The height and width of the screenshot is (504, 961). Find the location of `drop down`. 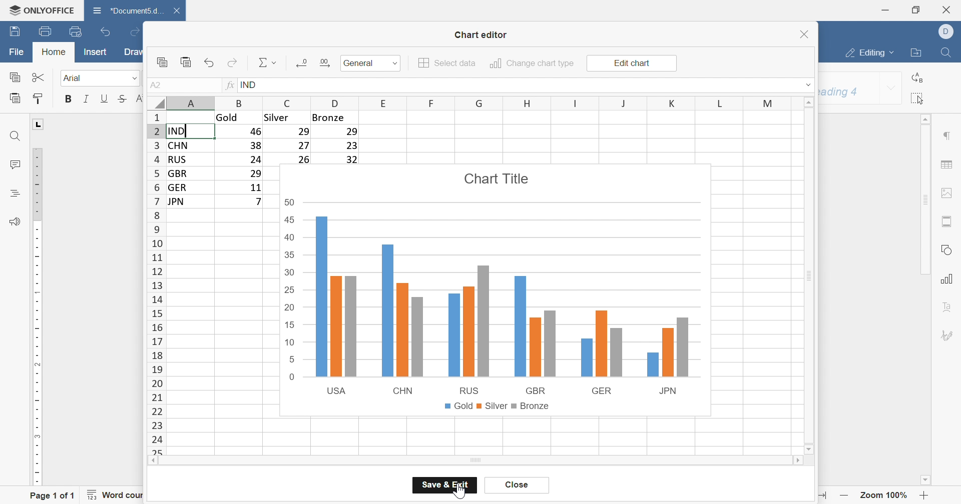

drop down is located at coordinates (891, 89).